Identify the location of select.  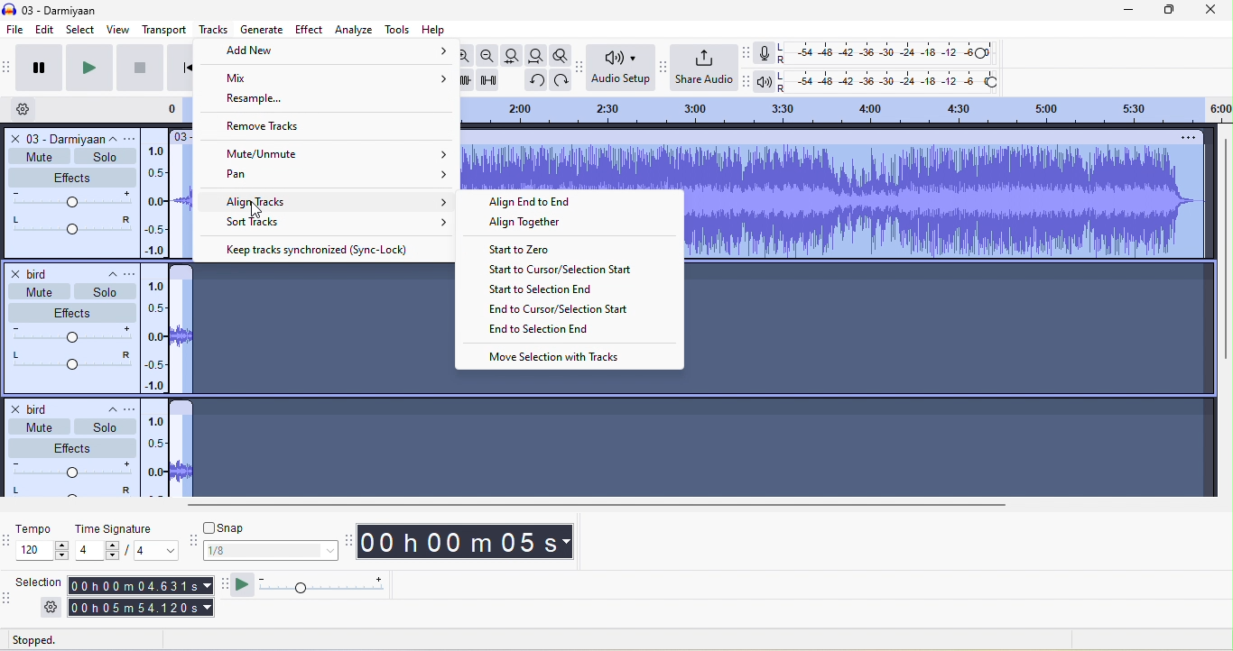
(79, 29).